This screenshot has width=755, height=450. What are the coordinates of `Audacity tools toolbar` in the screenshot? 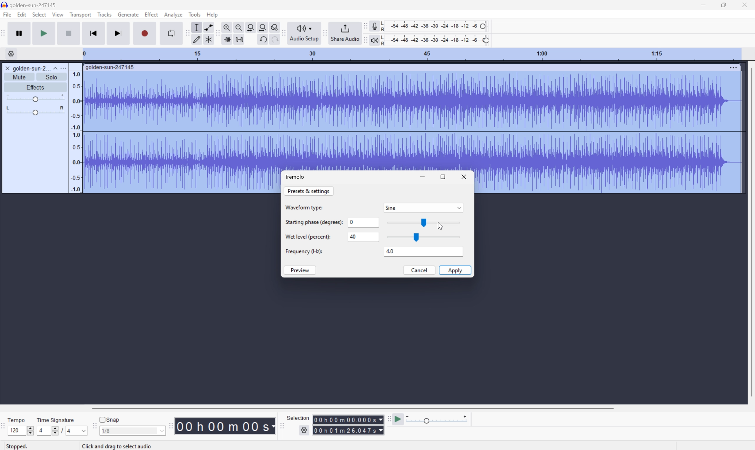 It's located at (186, 32).